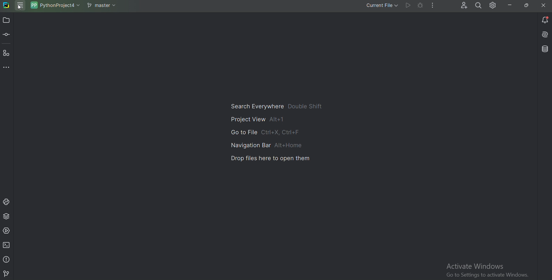 This screenshot has height=280, width=552. What do you see at coordinates (7, 202) in the screenshot?
I see `Python console` at bounding box center [7, 202].